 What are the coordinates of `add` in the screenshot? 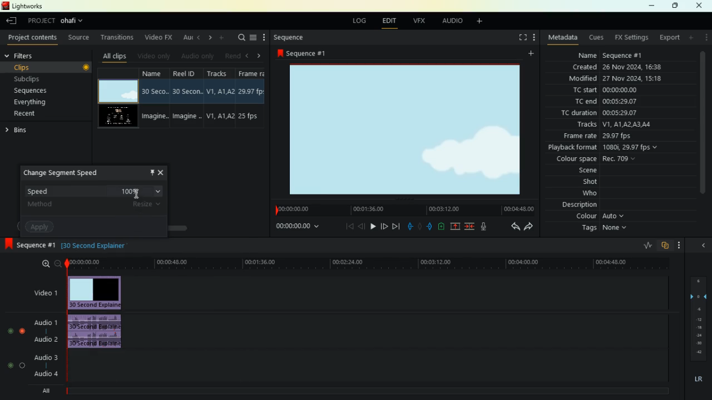 It's located at (533, 53).